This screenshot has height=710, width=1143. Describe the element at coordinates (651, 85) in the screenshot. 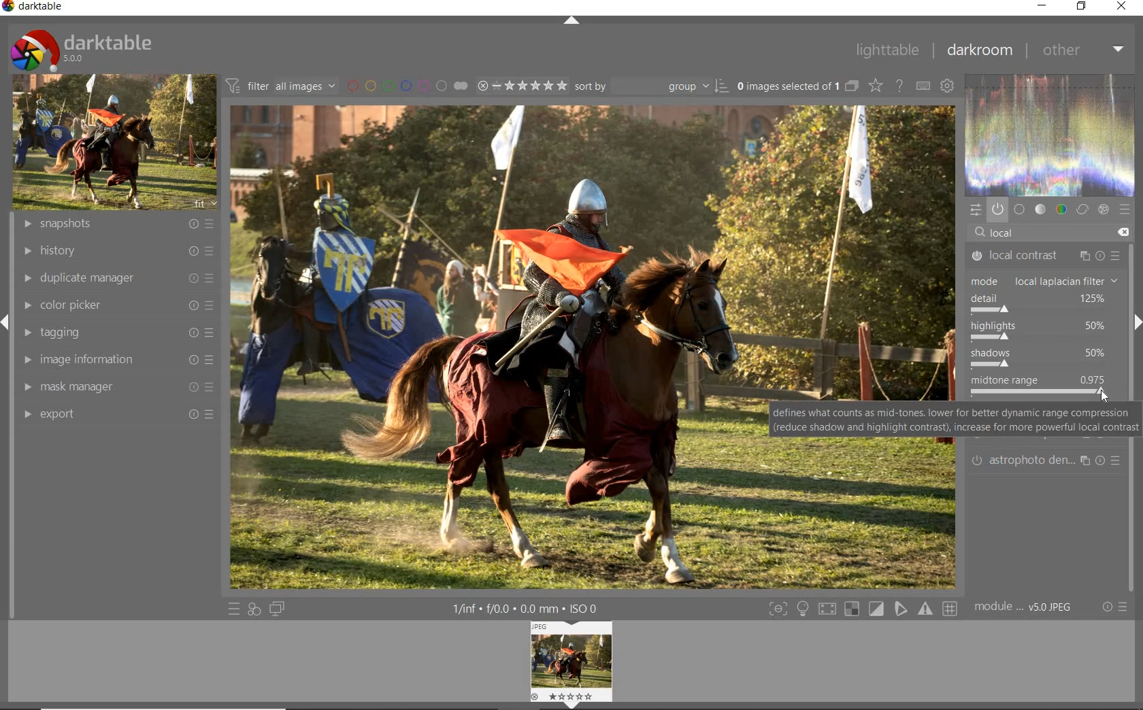

I see `Sort` at that location.